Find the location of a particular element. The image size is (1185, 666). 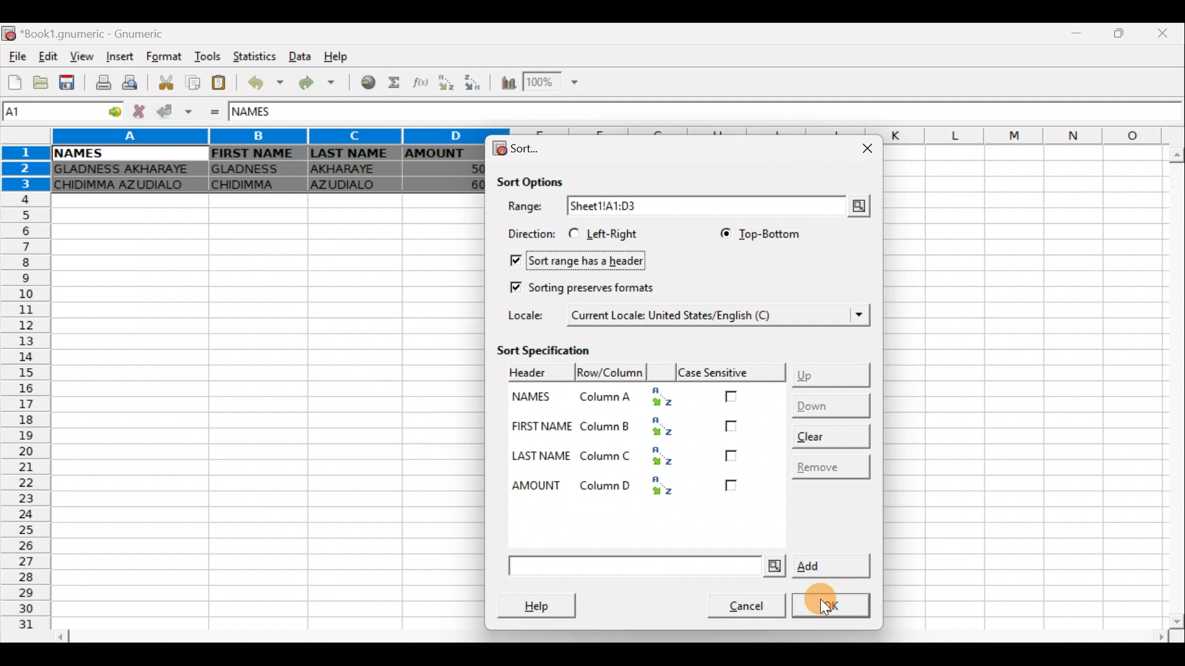

Close is located at coordinates (1167, 33).